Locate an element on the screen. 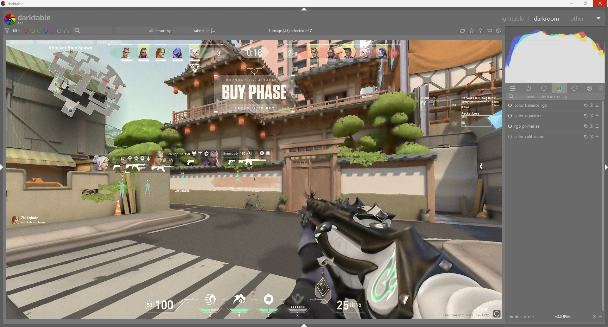 Image resolution: width=608 pixels, height=327 pixels. active module is located at coordinates (529, 89).